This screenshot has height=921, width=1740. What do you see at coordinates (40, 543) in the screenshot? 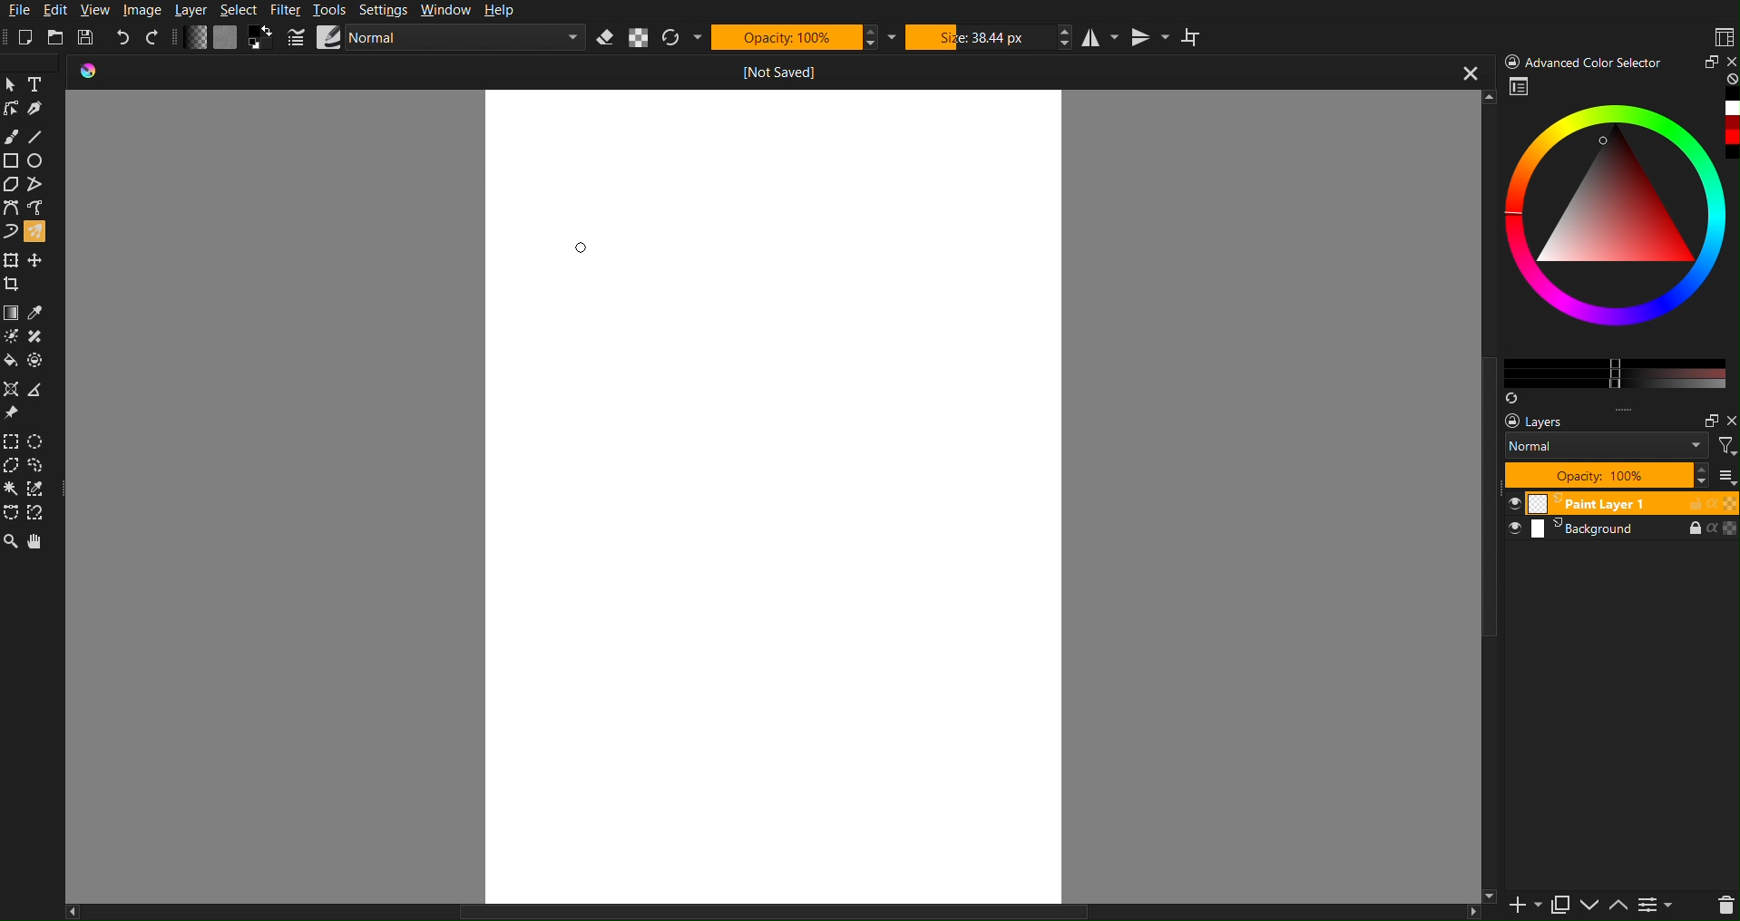
I see `Pan` at bounding box center [40, 543].